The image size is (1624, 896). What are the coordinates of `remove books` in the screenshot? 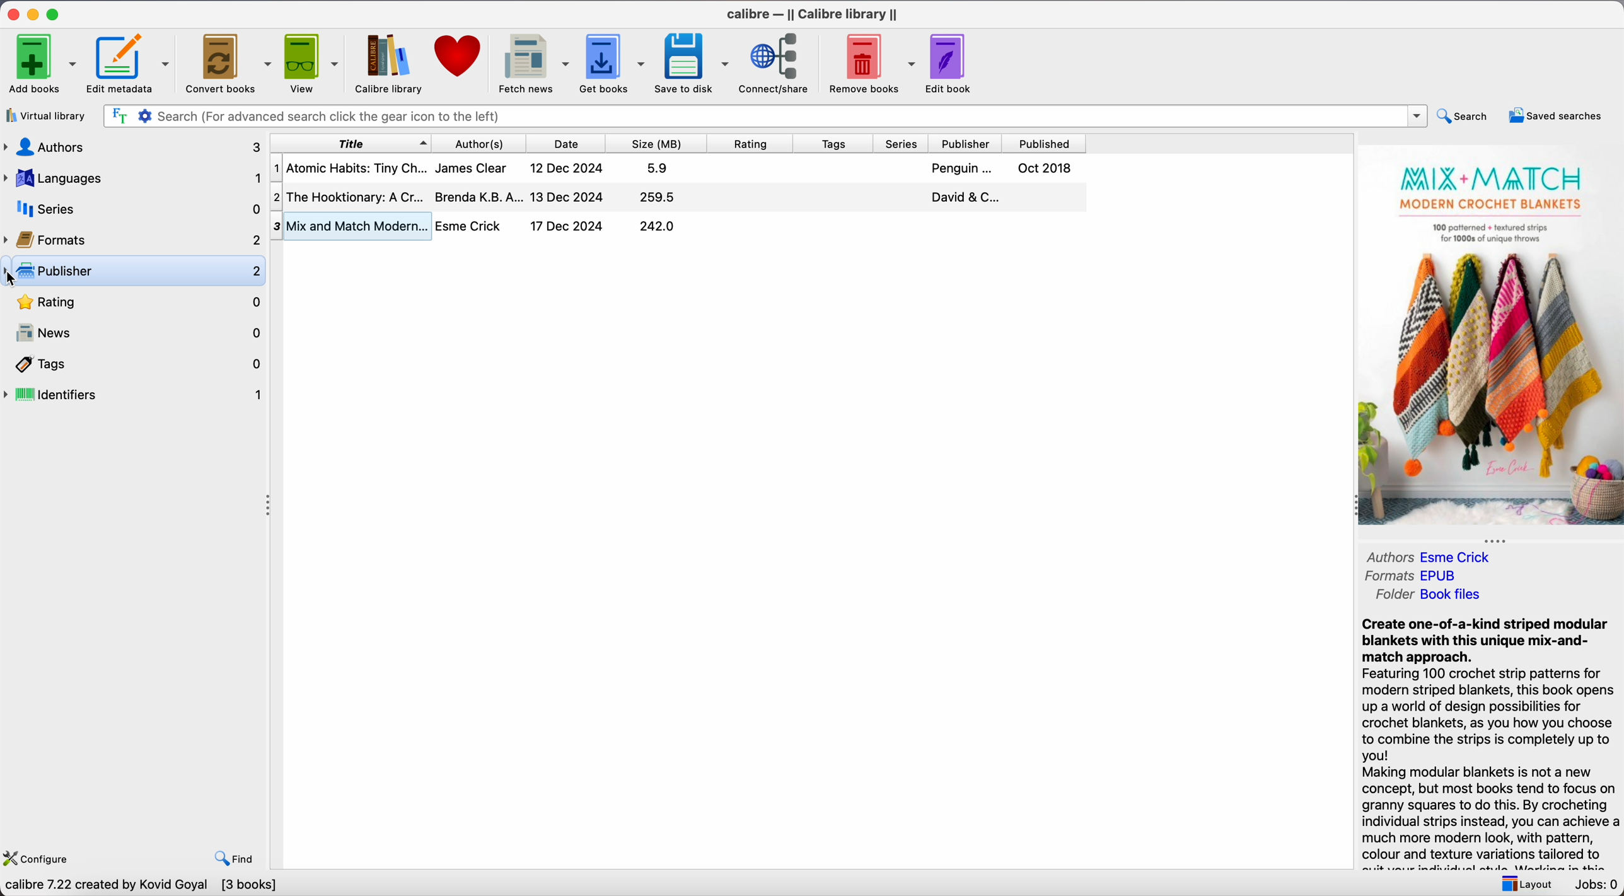 It's located at (873, 63).